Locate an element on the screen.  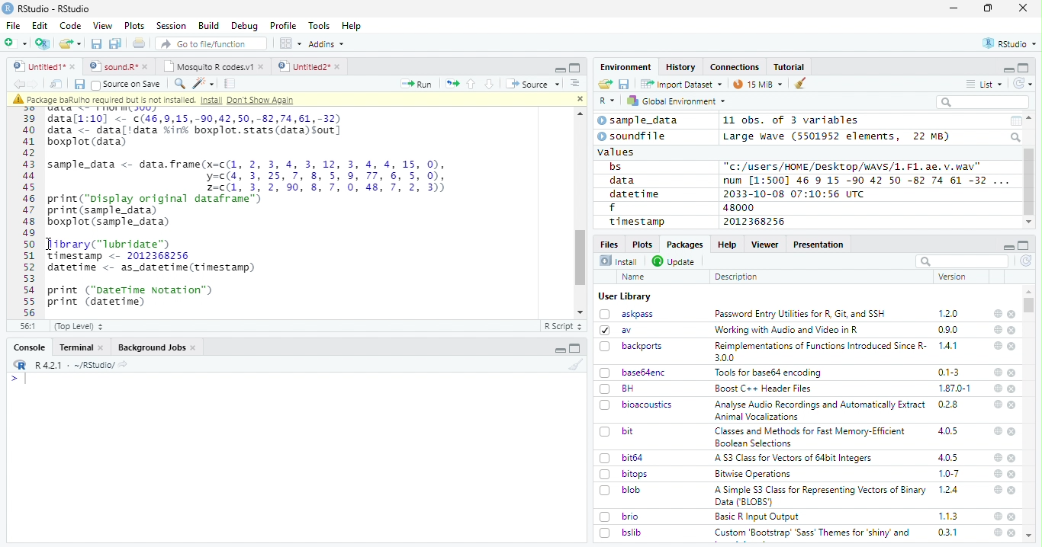
Large wave (5501952 elements, 22 MB) is located at coordinates (838, 136).